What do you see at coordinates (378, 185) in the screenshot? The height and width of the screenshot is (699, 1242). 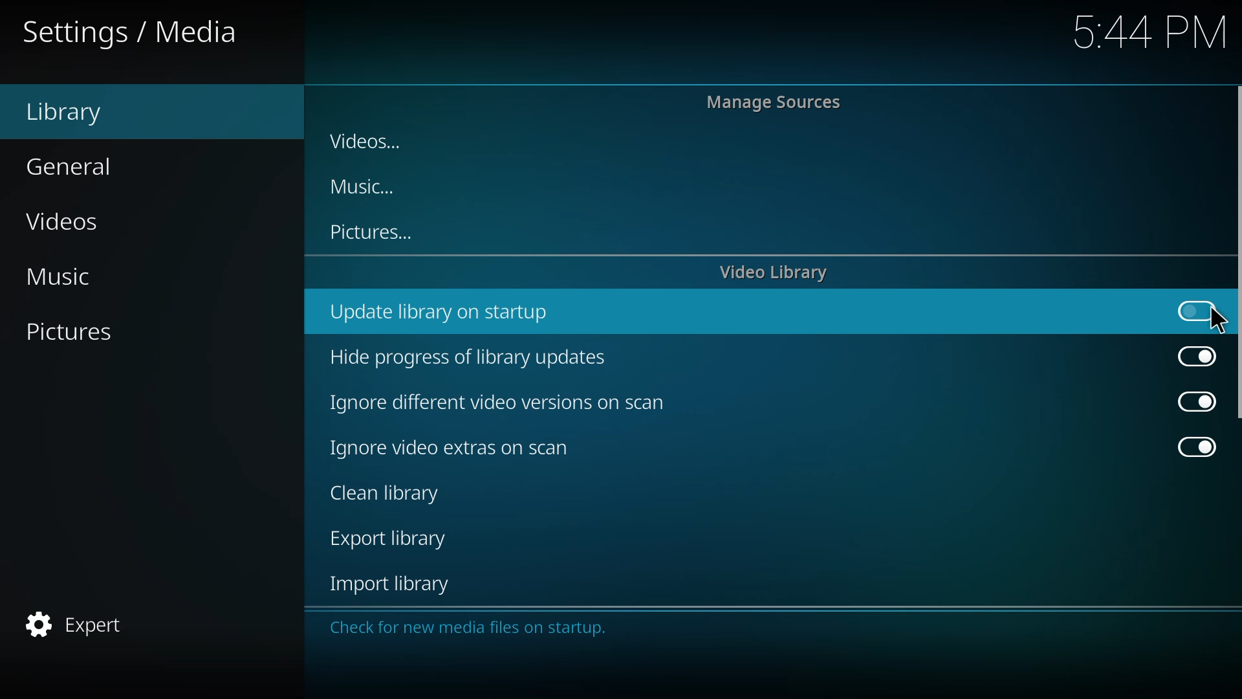 I see `music` at bounding box center [378, 185].